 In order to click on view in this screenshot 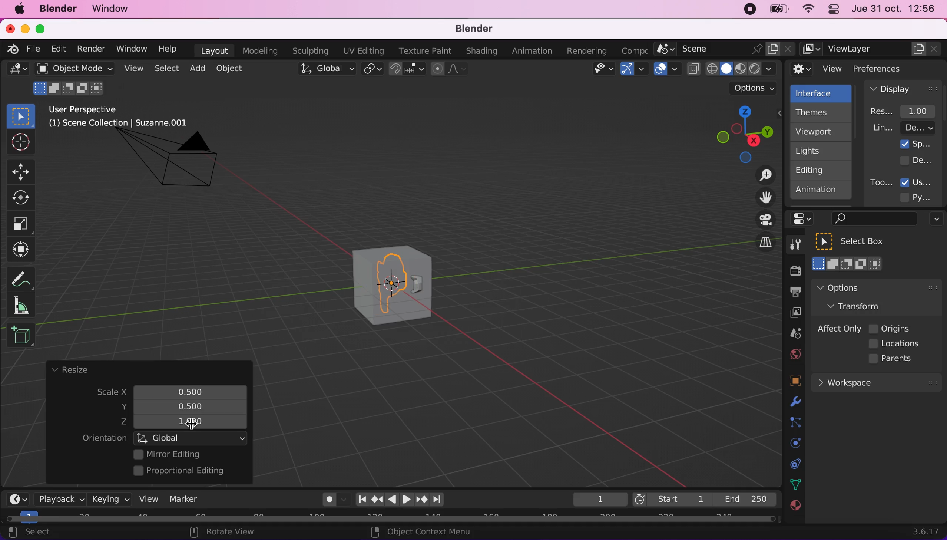, I will do `click(146, 498)`.